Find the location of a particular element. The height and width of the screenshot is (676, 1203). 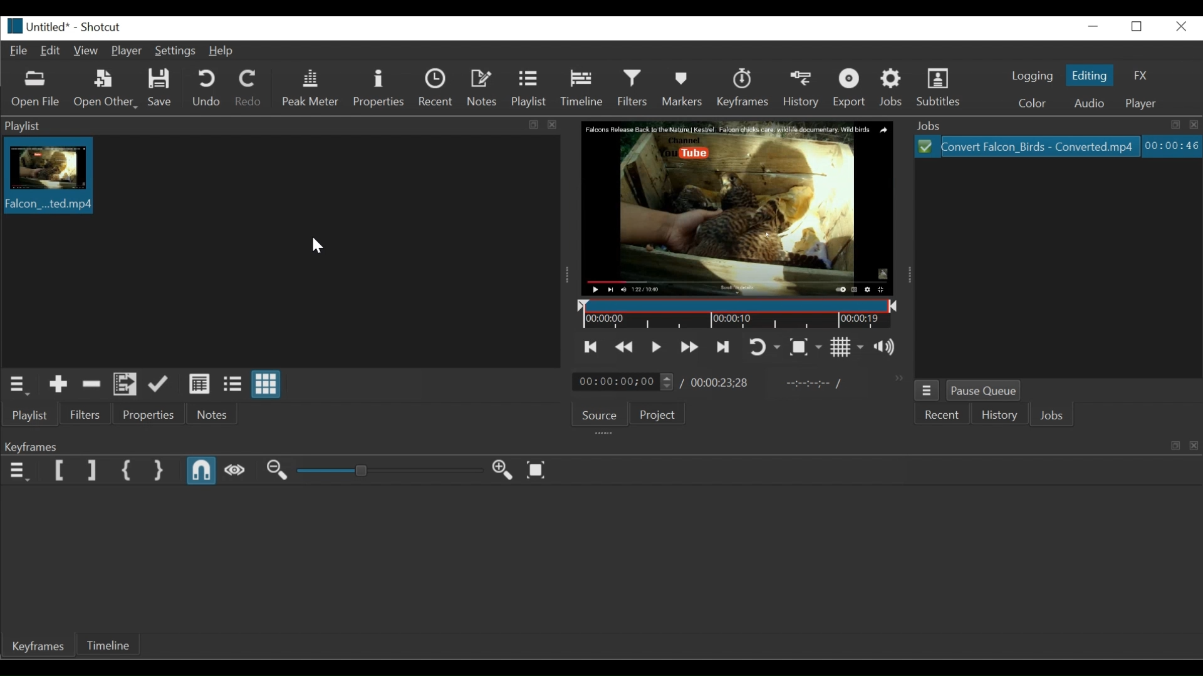

Playlist is located at coordinates (529, 88).